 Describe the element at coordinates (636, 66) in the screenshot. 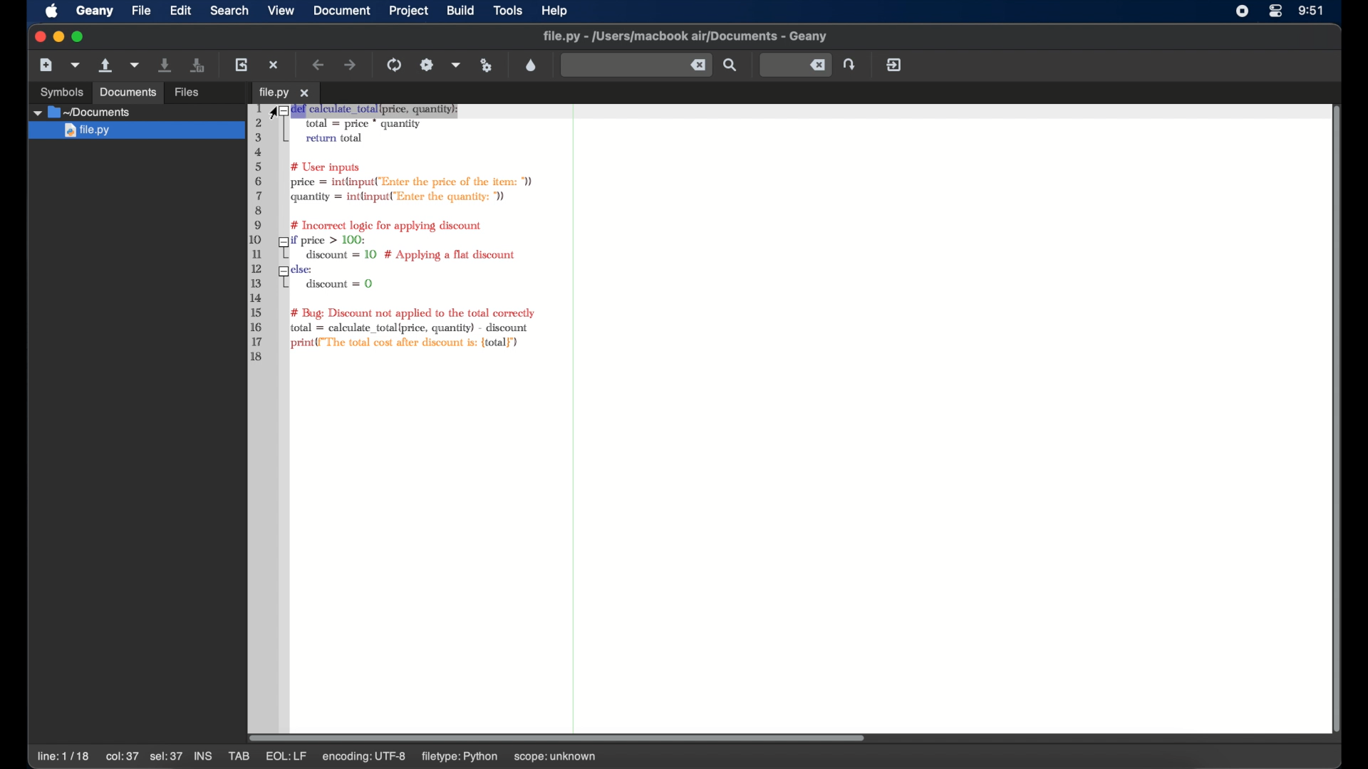

I see `find the entered text in current file` at that location.